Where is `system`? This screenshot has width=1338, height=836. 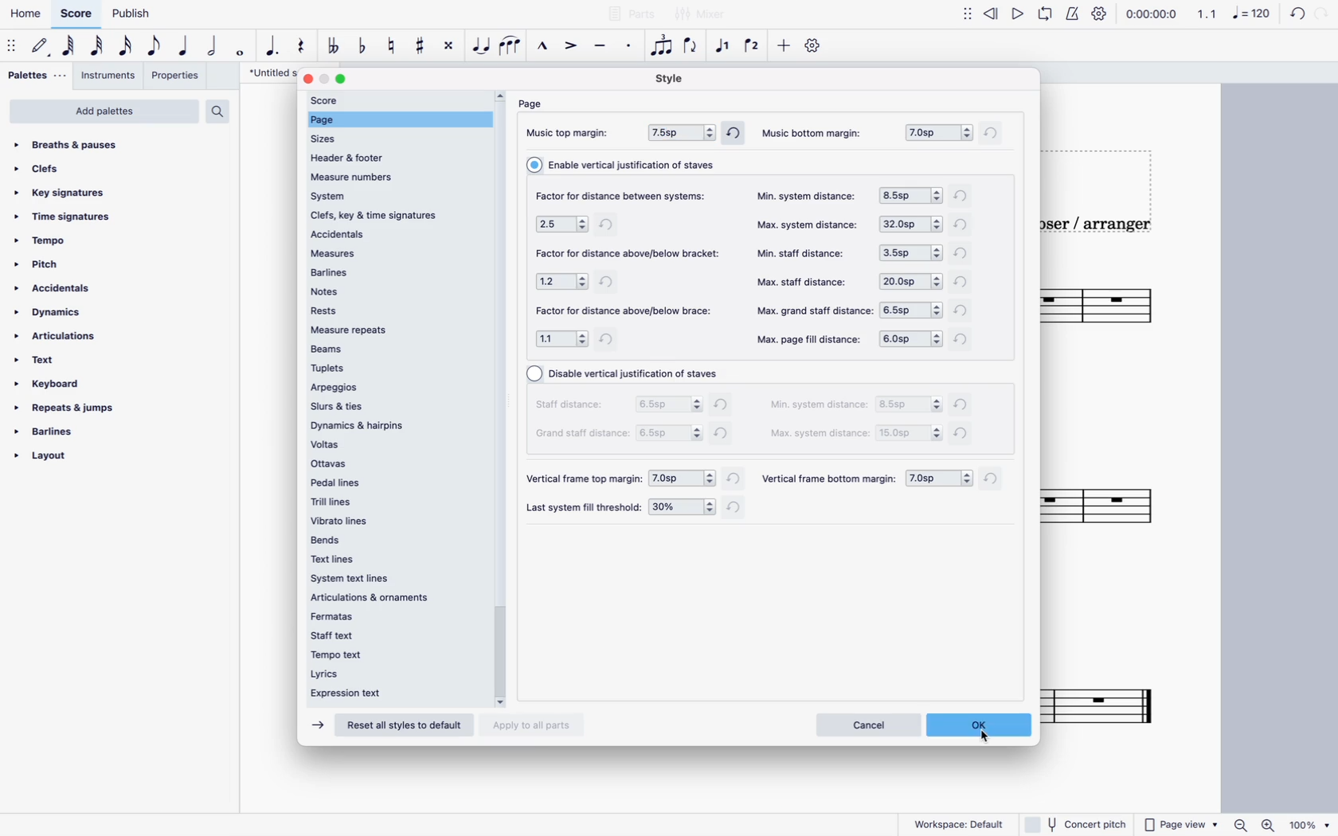
system is located at coordinates (394, 195).